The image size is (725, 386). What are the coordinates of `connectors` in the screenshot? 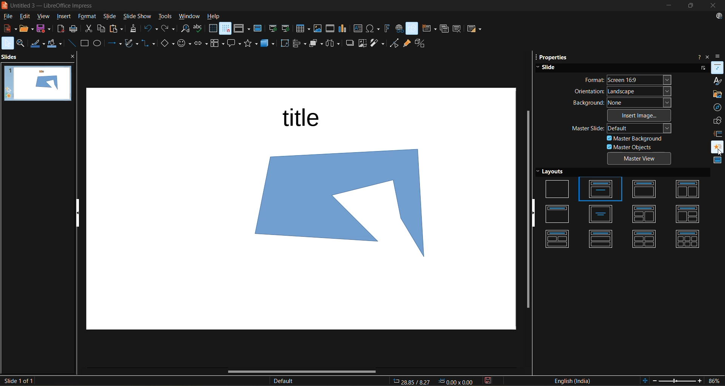 It's located at (149, 43).